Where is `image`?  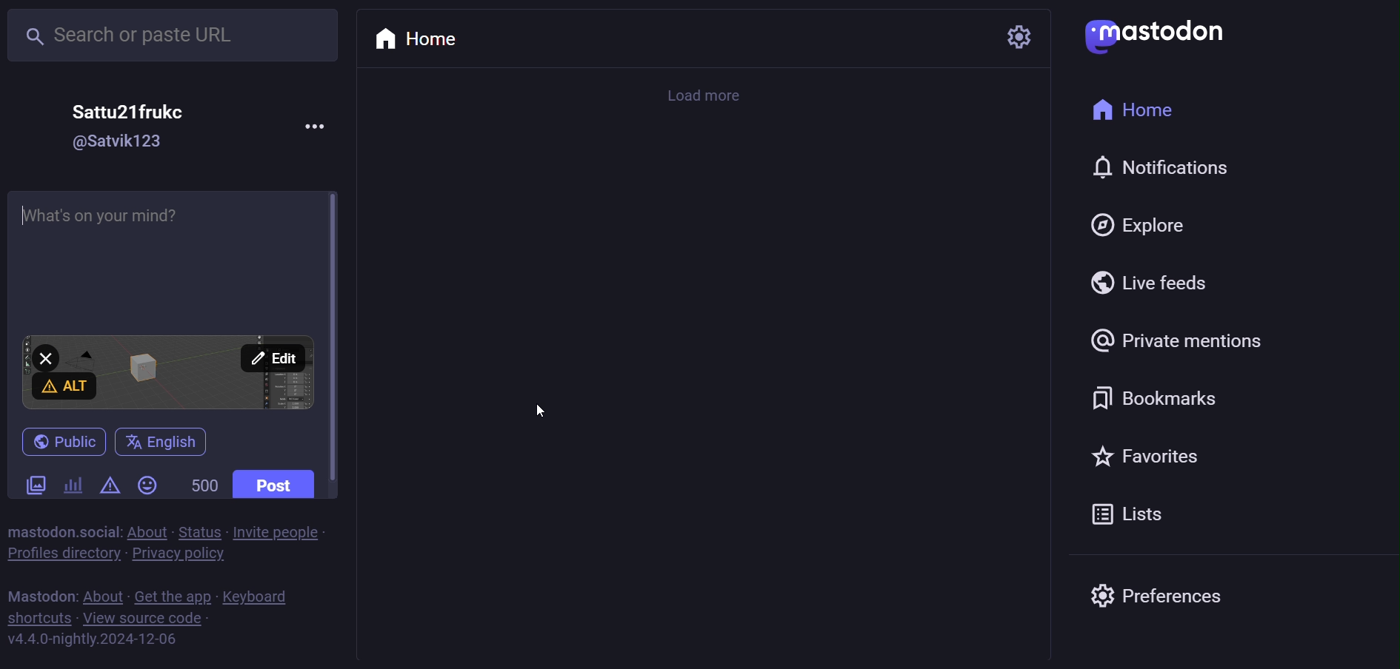
image is located at coordinates (167, 373).